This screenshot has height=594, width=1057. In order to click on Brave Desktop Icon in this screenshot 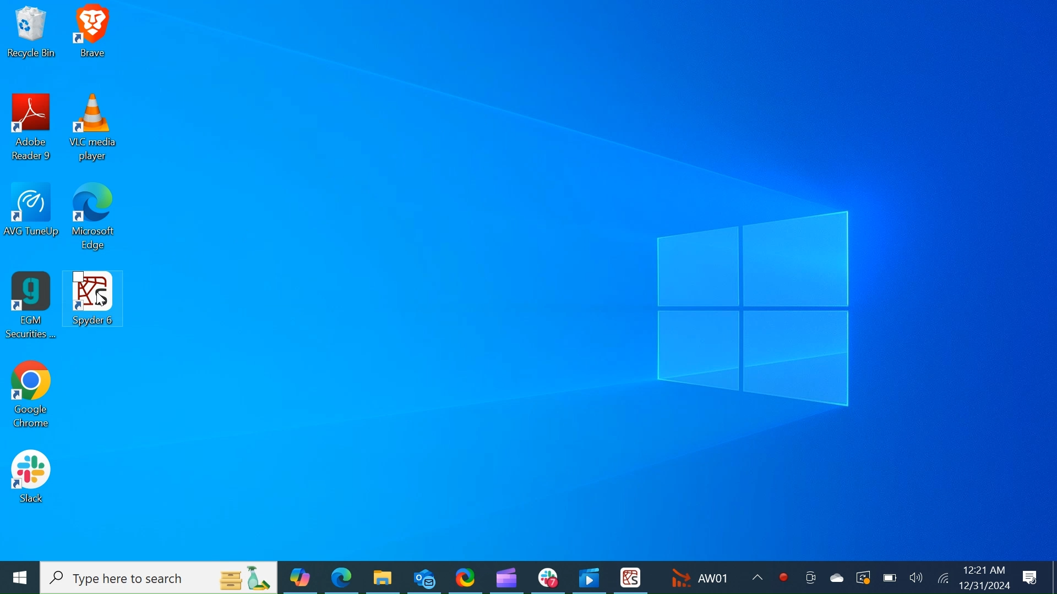, I will do `click(92, 32)`.